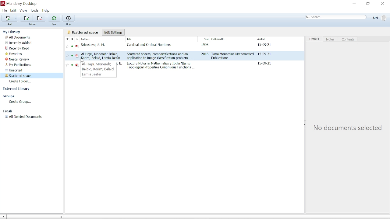 This screenshot has width=390, height=219. Describe the element at coordinates (34, 25) in the screenshot. I see `folders` at that location.